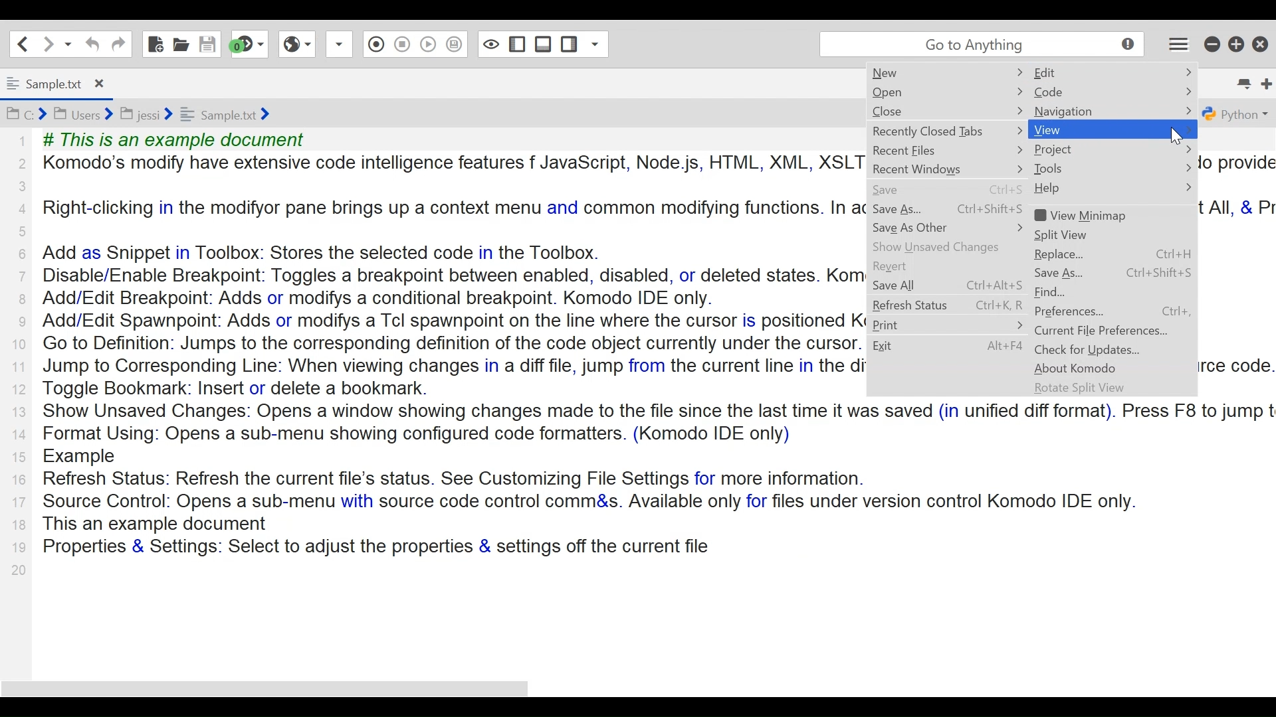 The image size is (1276, 717). What do you see at coordinates (1235, 115) in the screenshot?
I see `python` at bounding box center [1235, 115].